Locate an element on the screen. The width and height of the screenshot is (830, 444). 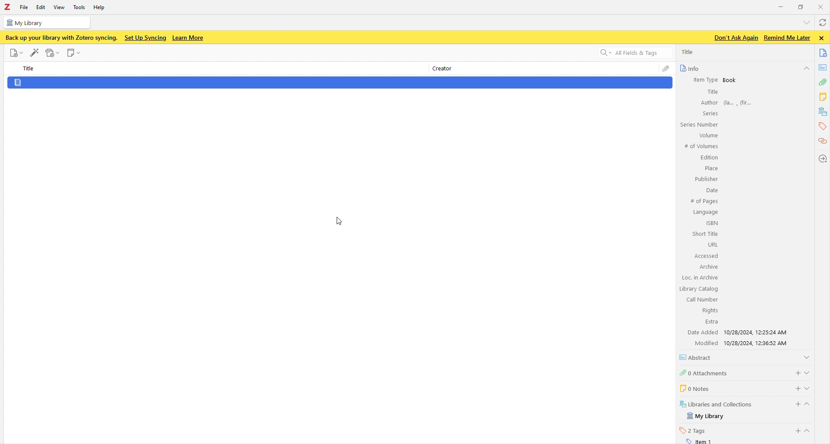
libraries is located at coordinates (823, 112).